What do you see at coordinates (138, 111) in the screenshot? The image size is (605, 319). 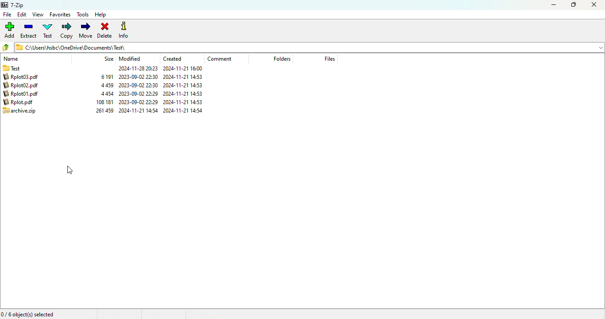 I see `2023-09-02 22:30` at bounding box center [138, 111].